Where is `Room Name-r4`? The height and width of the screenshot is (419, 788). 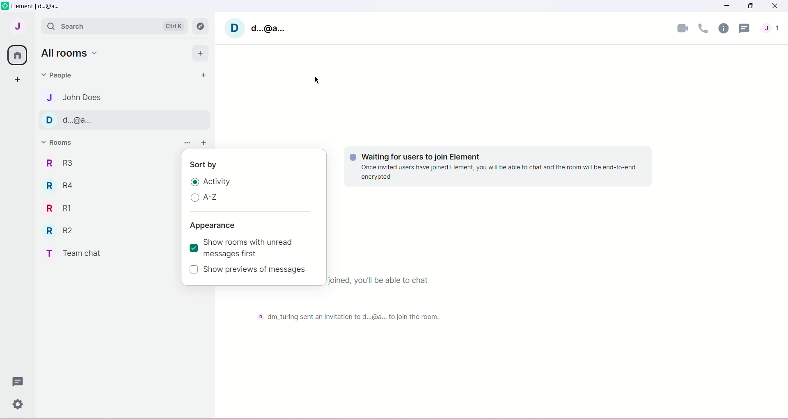 Room Name-r4 is located at coordinates (61, 185).